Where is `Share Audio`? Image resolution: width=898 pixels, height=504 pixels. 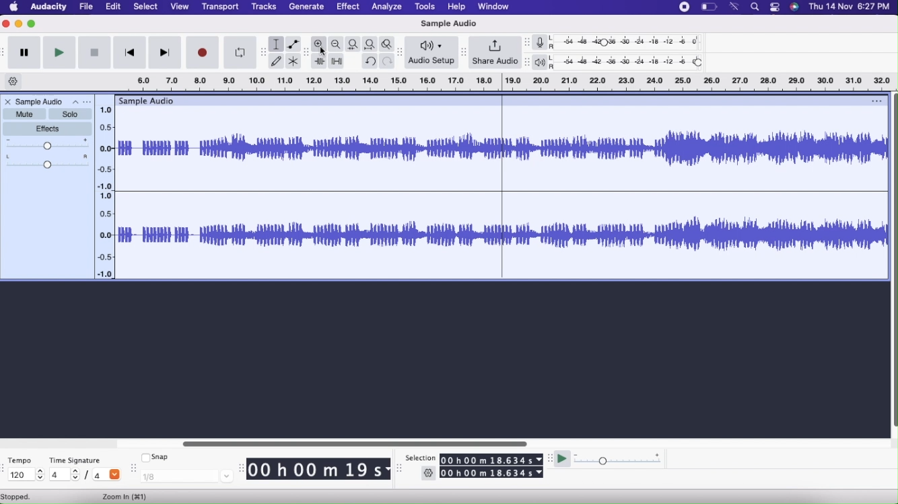
Share Audio is located at coordinates (495, 52).